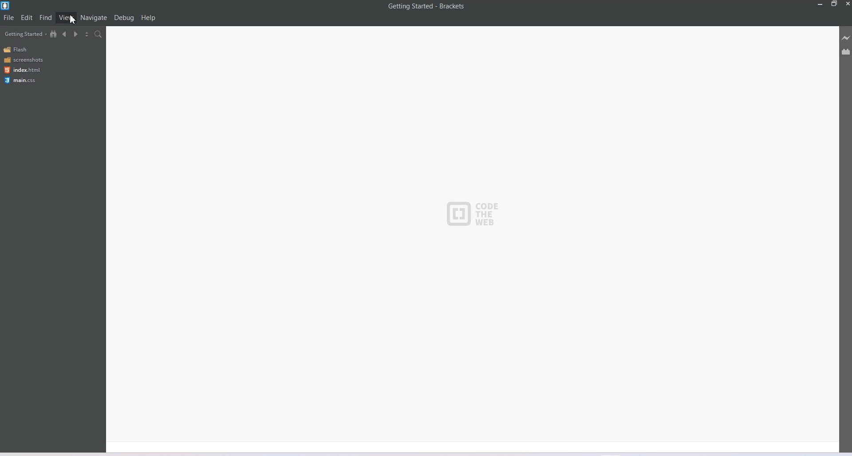 This screenshot has height=456, width=852. I want to click on Screenshots, so click(23, 59).